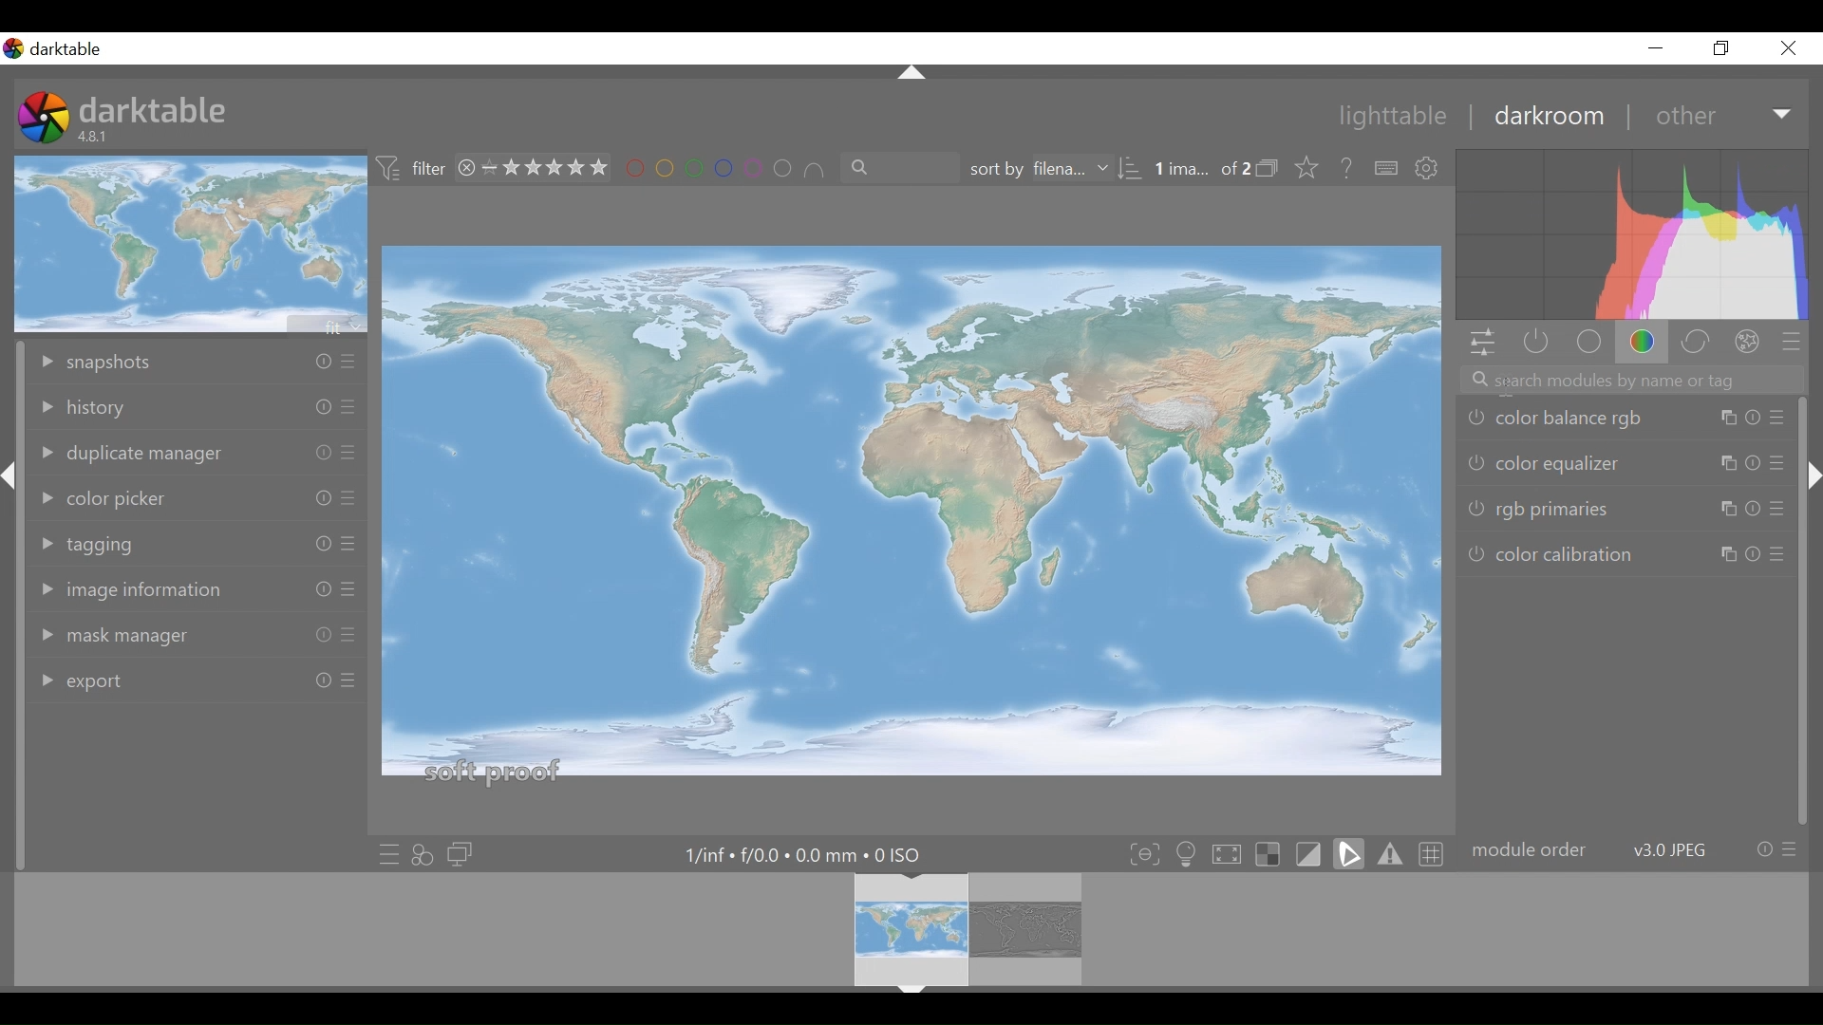 The height and width of the screenshot is (1025, 1823). I want to click on toggle guide lines, so click(1433, 852).